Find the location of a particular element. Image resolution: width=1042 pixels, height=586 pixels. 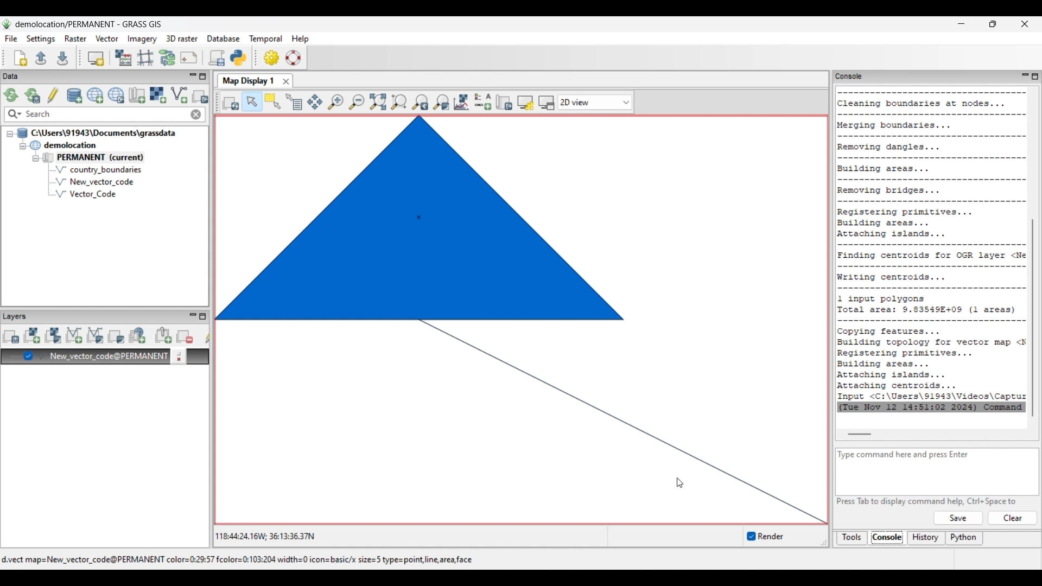

File menu is located at coordinates (11, 39).